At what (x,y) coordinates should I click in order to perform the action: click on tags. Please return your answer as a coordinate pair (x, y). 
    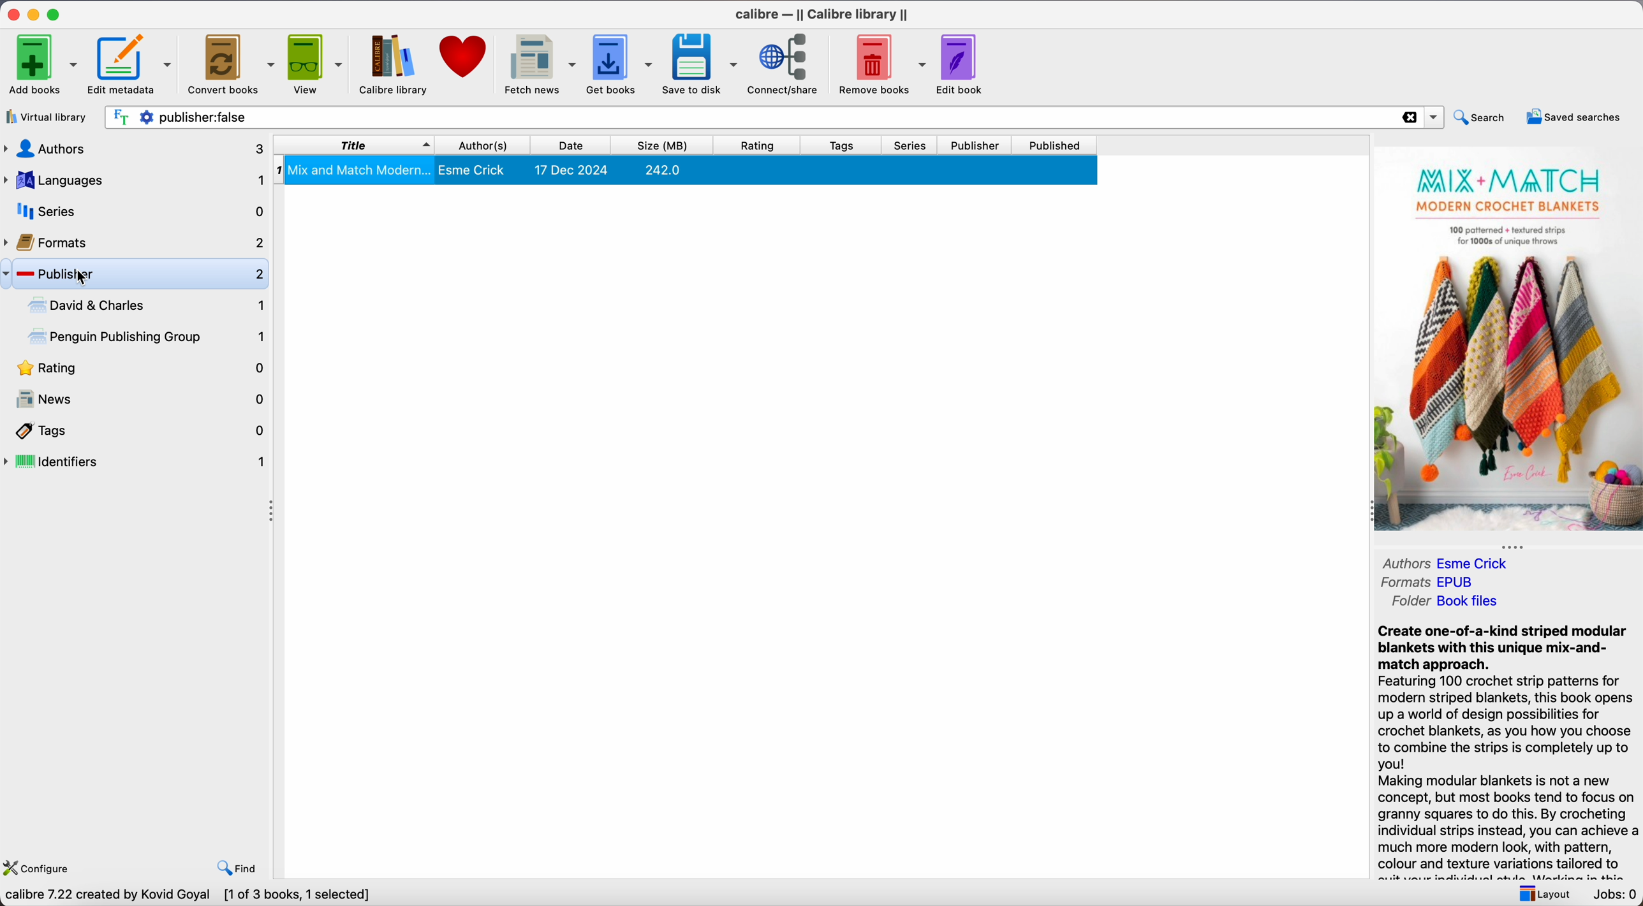
    Looking at the image, I should click on (846, 145).